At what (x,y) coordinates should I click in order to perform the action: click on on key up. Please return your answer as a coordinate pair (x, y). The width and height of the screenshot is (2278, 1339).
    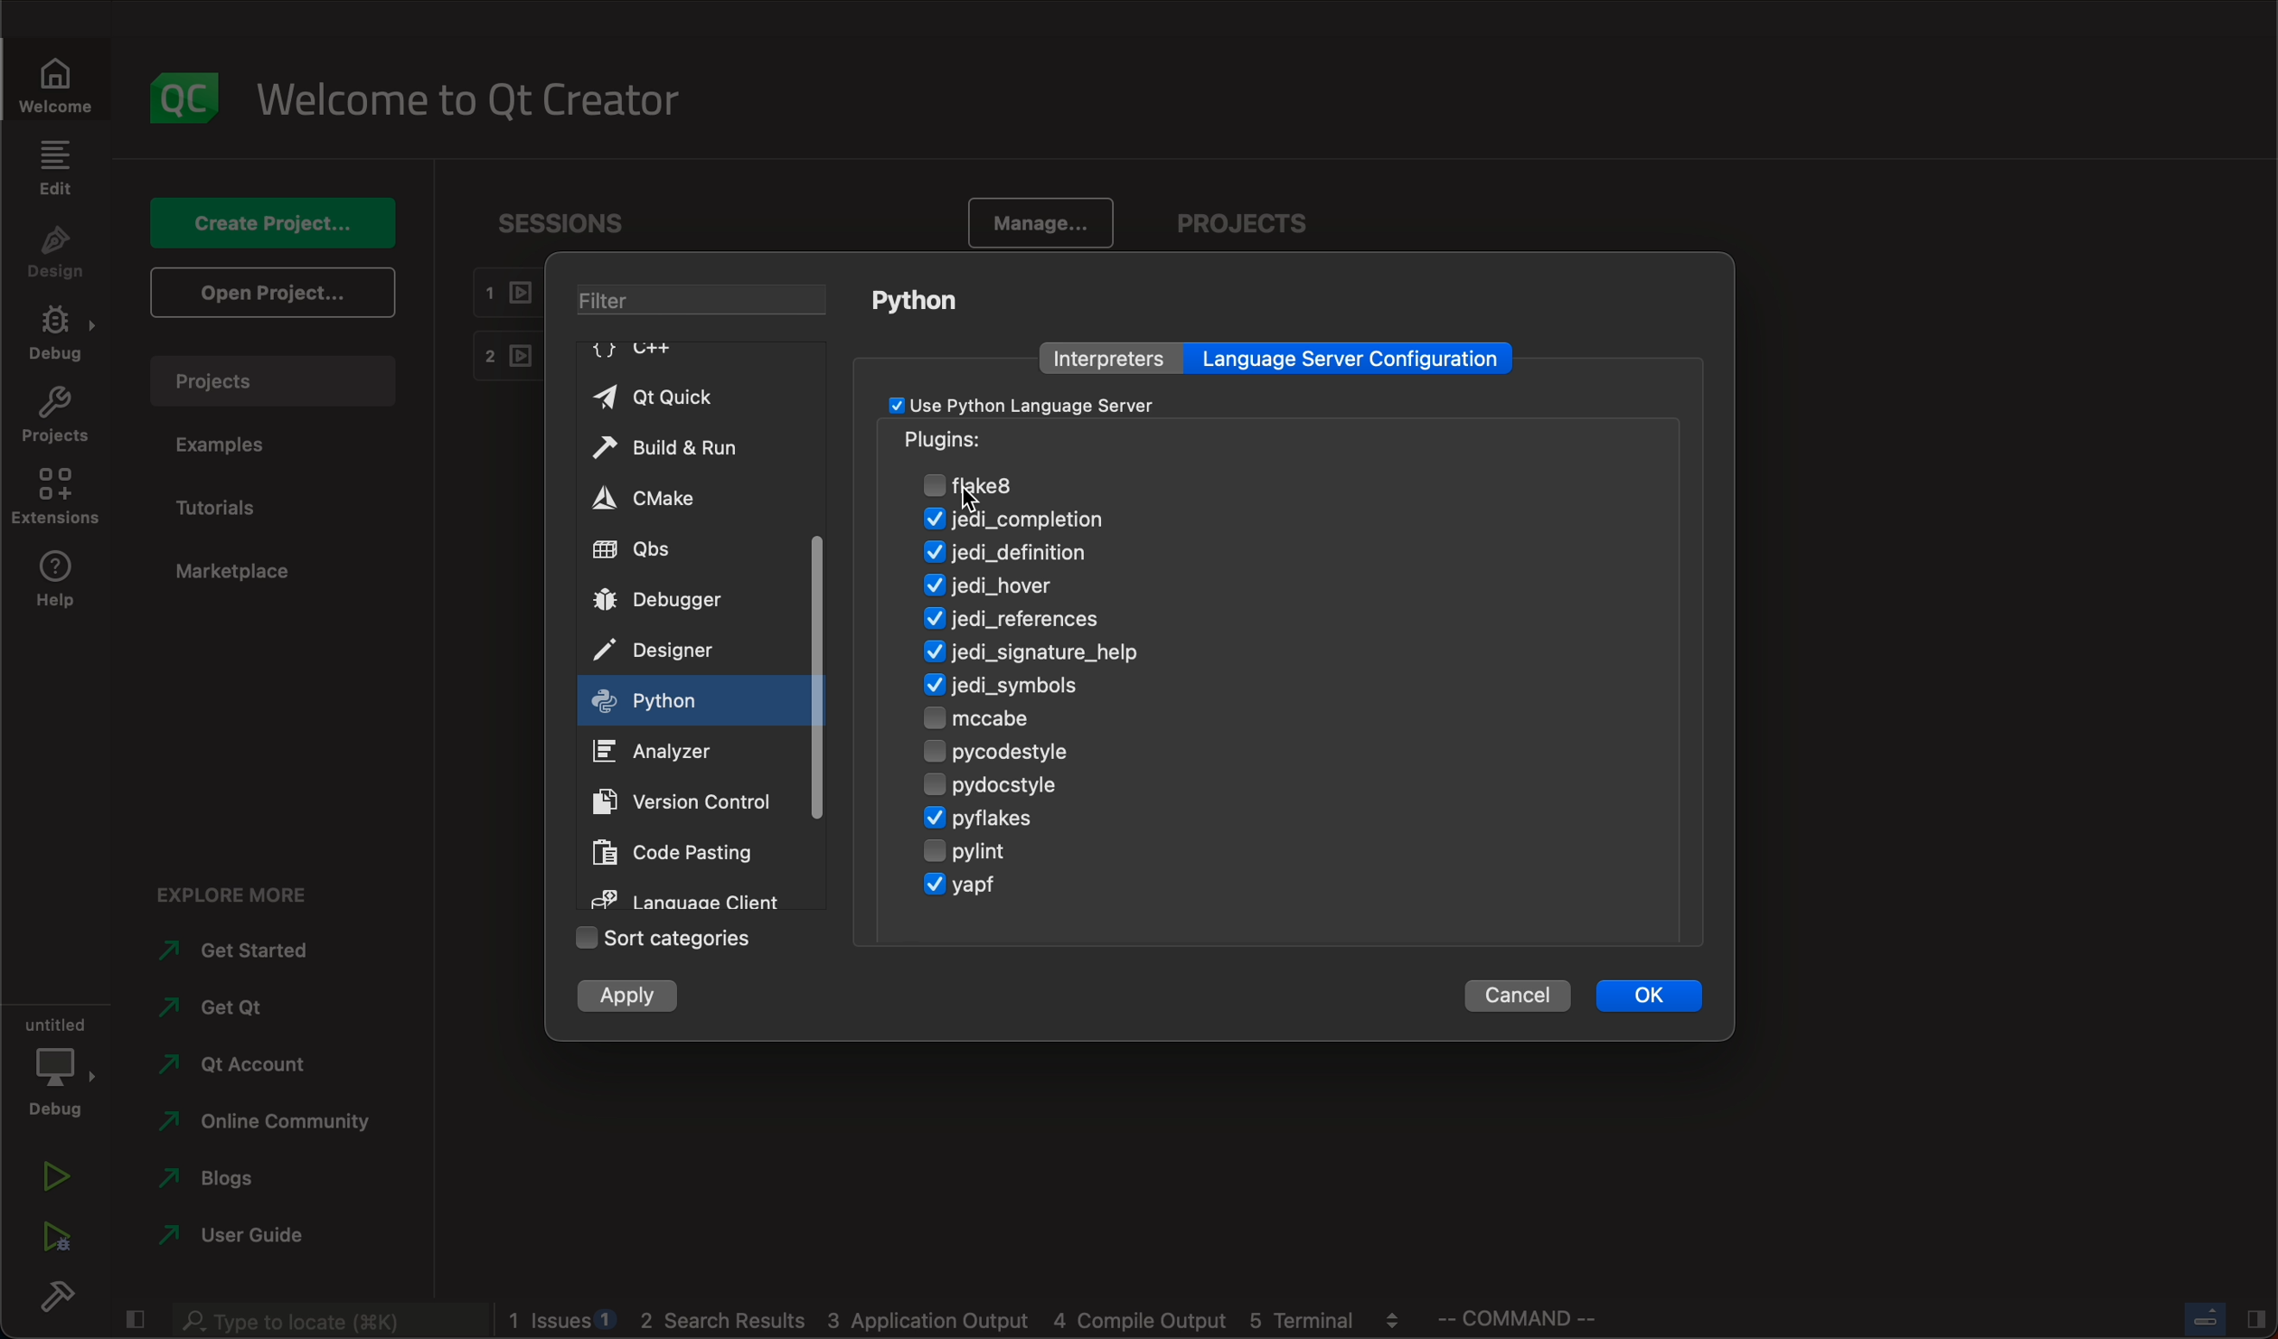
    Looking at the image, I should click on (667, 700).